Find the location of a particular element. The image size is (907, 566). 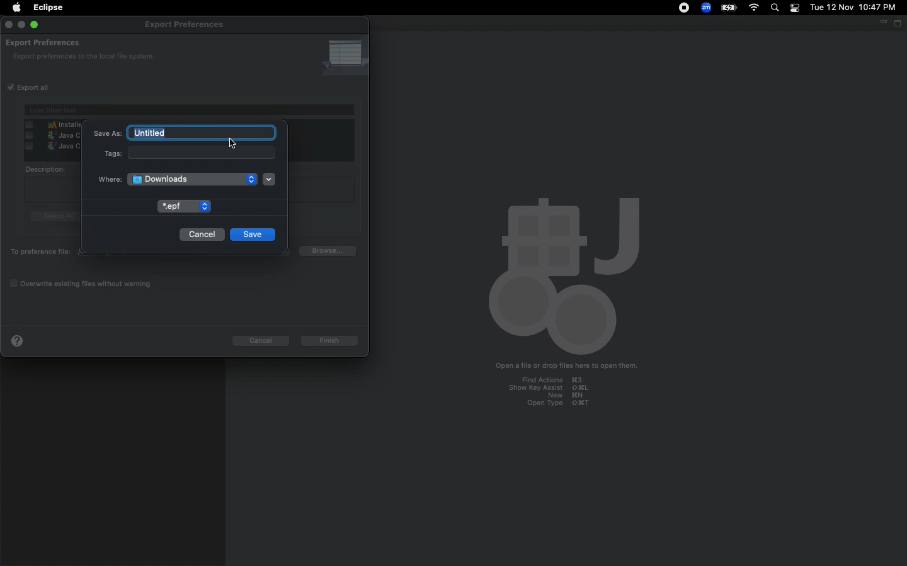

Finish  is located at coordinates (331, 339).